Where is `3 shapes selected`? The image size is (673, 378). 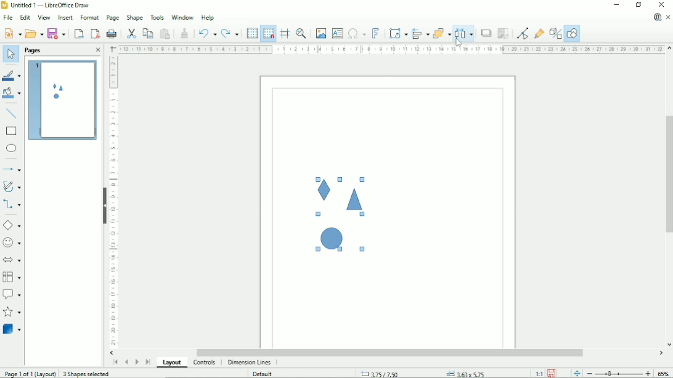 3 shapes selected is located at coordinates (88, 374).